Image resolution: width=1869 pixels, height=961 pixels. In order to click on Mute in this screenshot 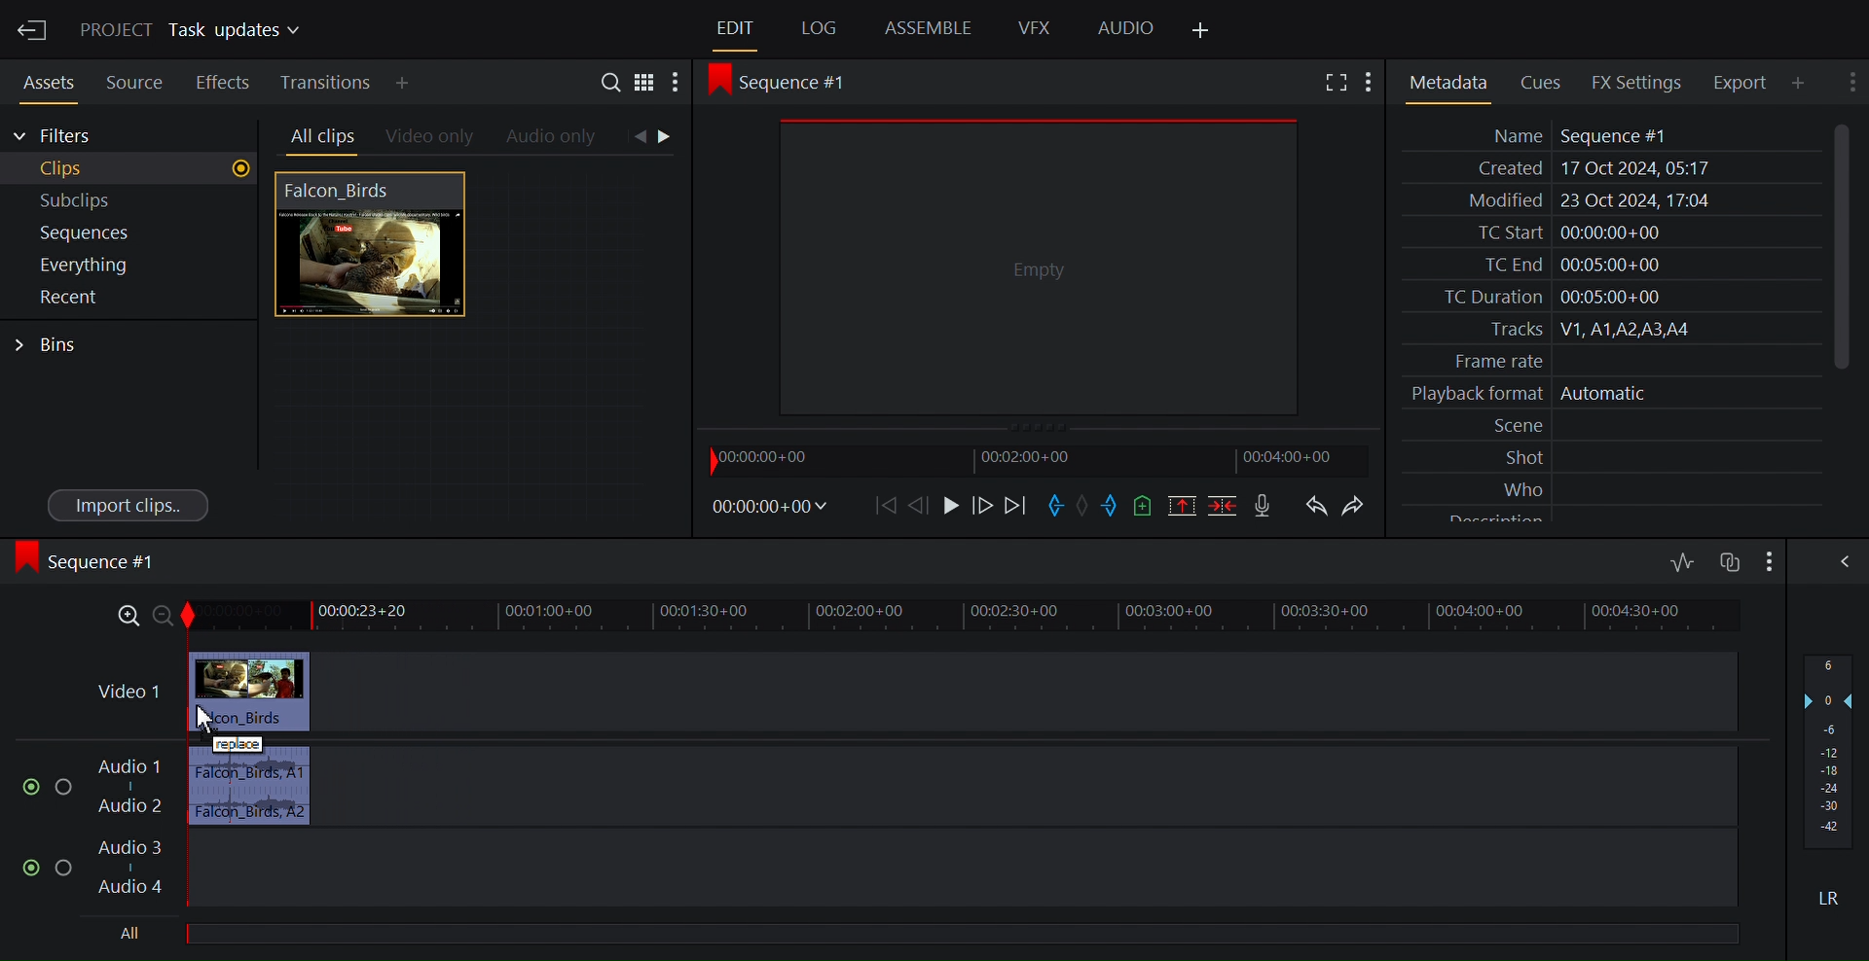, I will do `click(1831, 897)`.